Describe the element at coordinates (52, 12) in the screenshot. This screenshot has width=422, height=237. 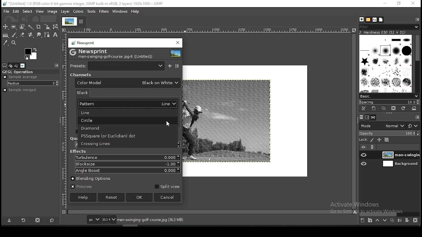
I see `image` at that location.